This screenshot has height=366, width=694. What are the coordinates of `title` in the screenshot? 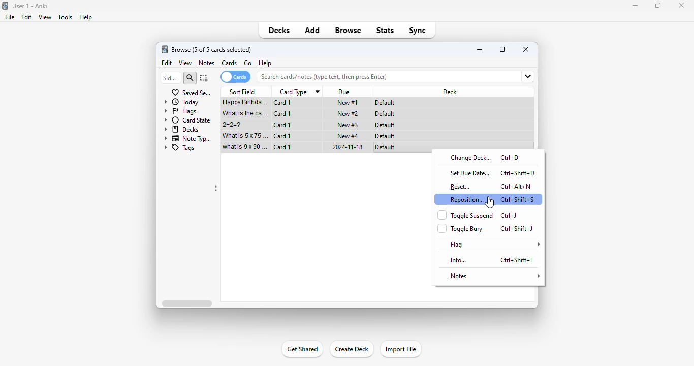 It's located at (29, 6).